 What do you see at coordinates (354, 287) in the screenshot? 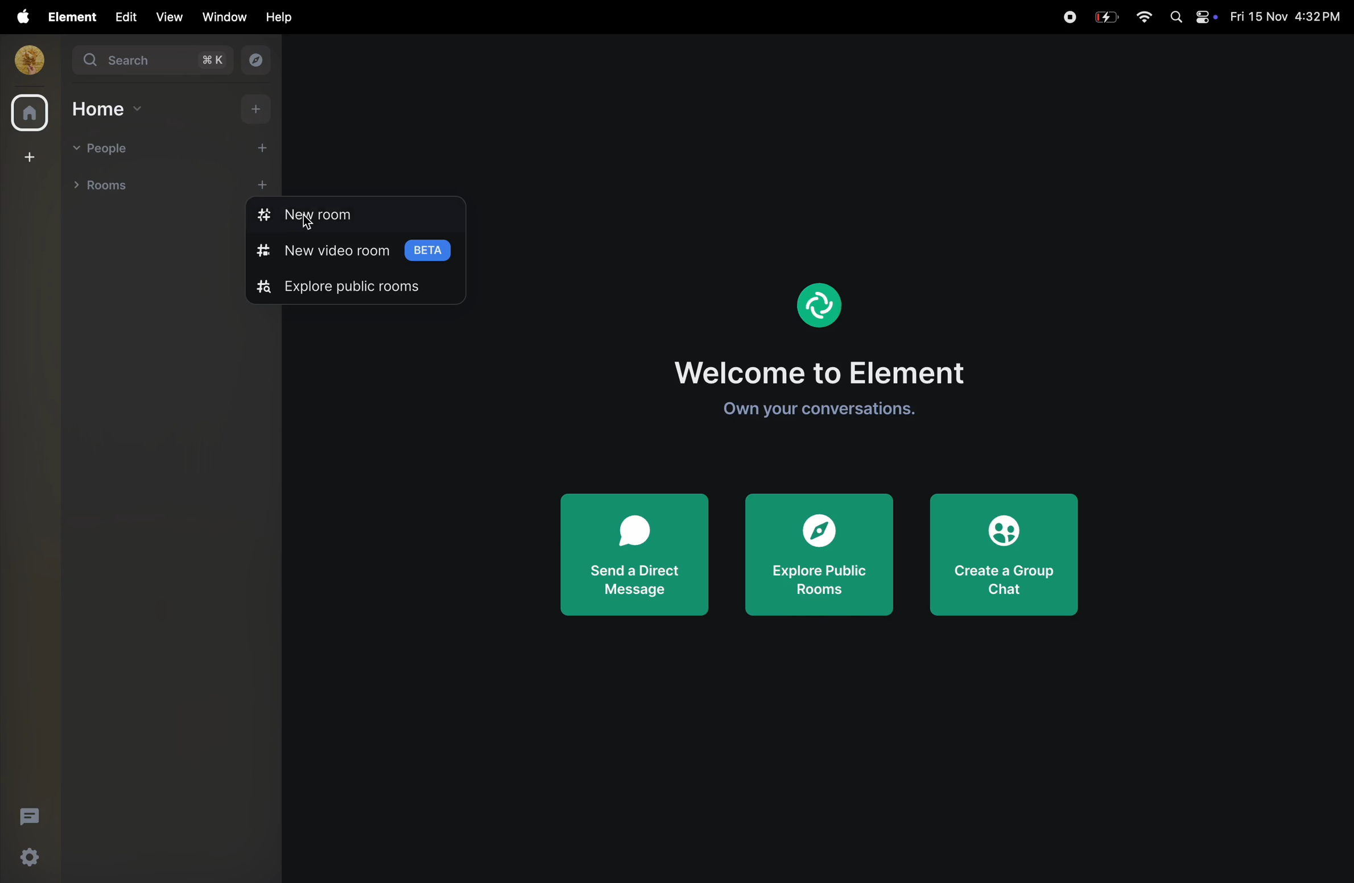
I see `explore public rooms` at bounding box center [354, 287].